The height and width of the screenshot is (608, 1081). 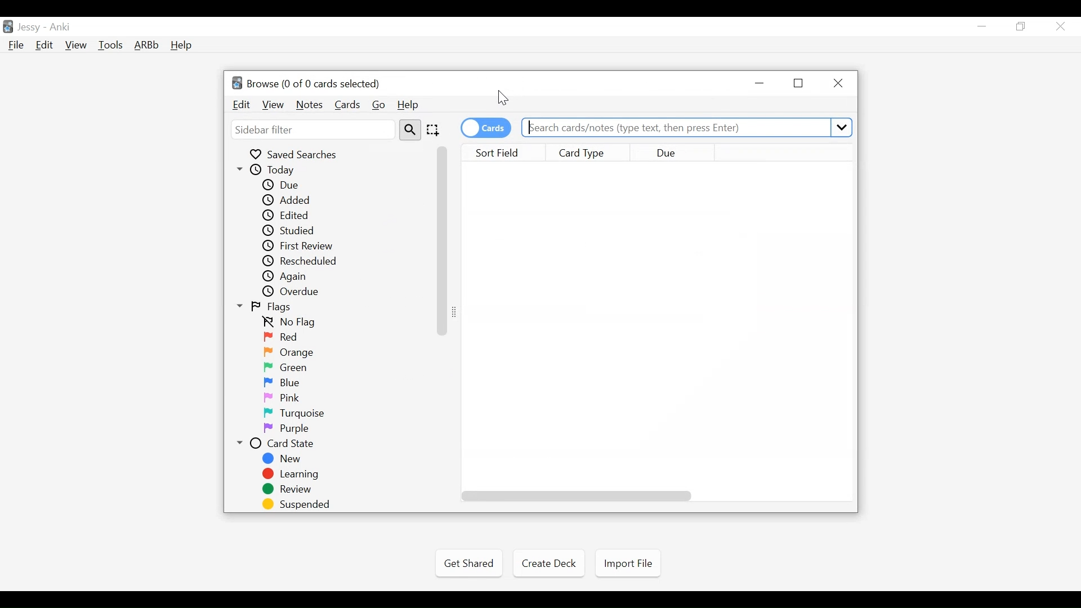 I want to click on Selection Tool, so click(x=435, y=131).